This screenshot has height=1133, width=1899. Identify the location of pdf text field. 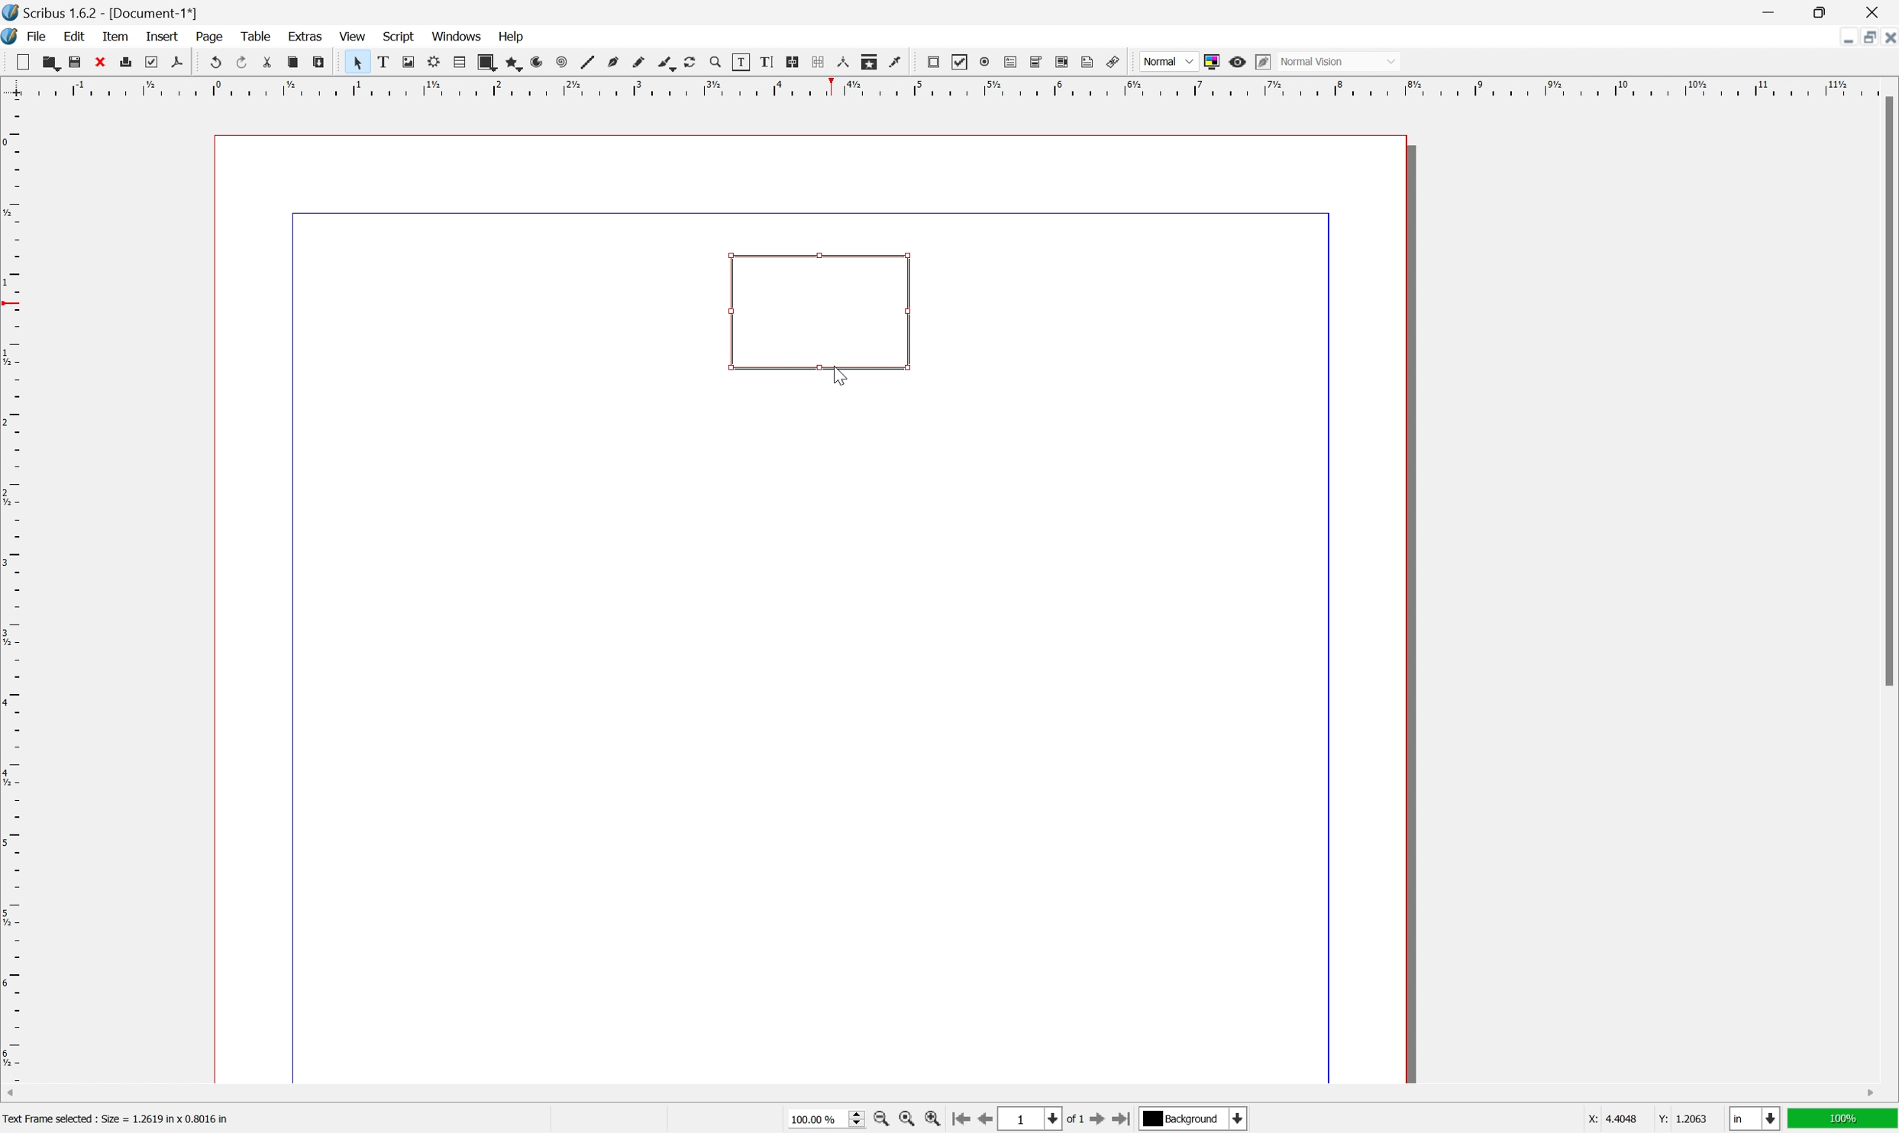
(1010, 63).